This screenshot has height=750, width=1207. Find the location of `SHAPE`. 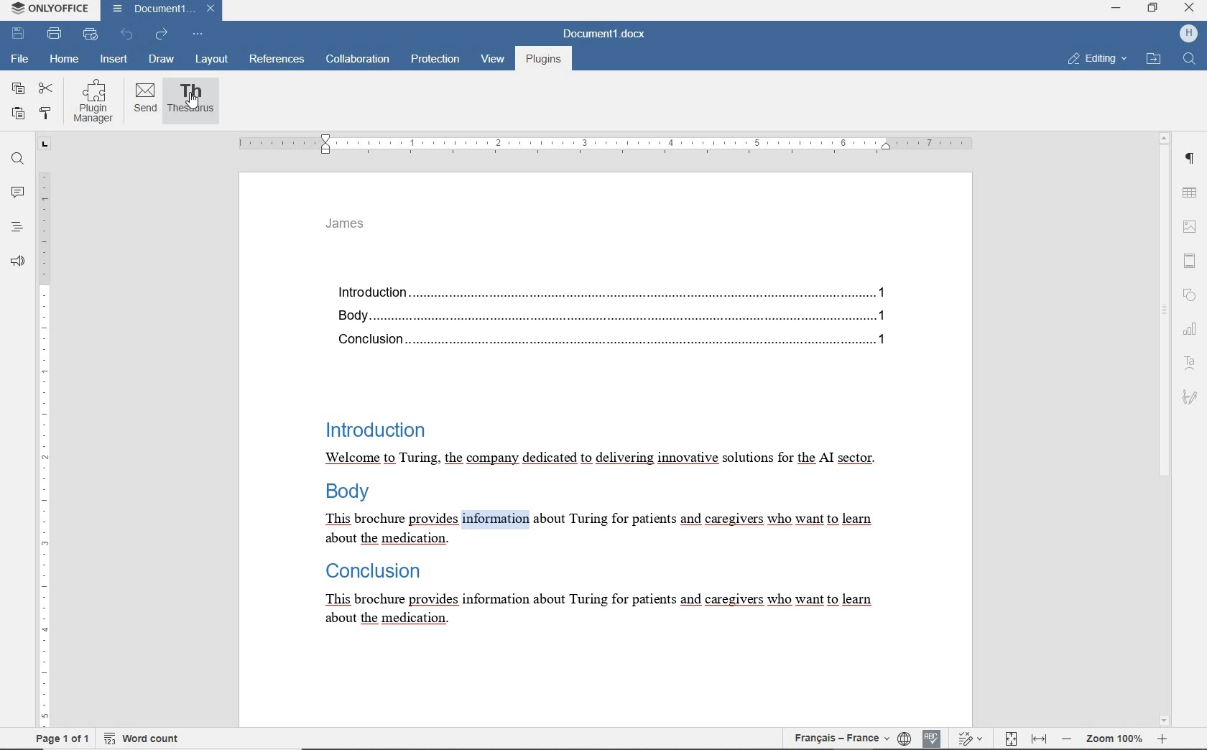

SHAPE is located at coordinates (1188, 294).